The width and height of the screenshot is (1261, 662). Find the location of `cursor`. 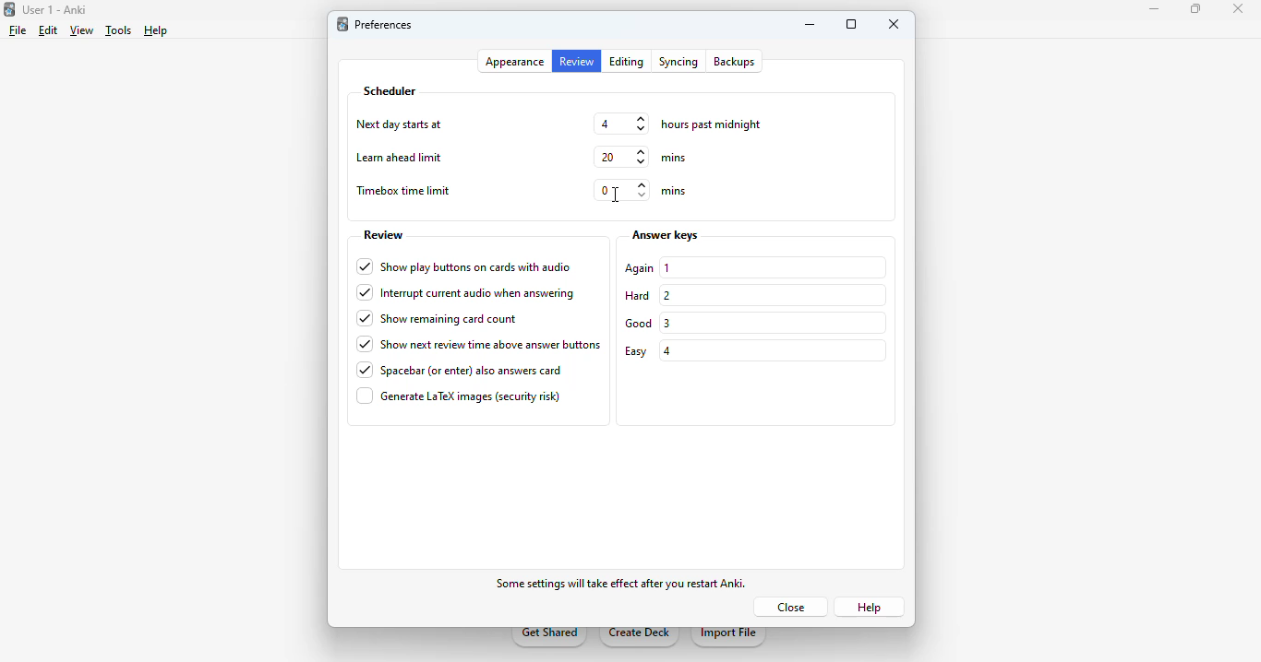

cursor is located at coordinates (617, 195).